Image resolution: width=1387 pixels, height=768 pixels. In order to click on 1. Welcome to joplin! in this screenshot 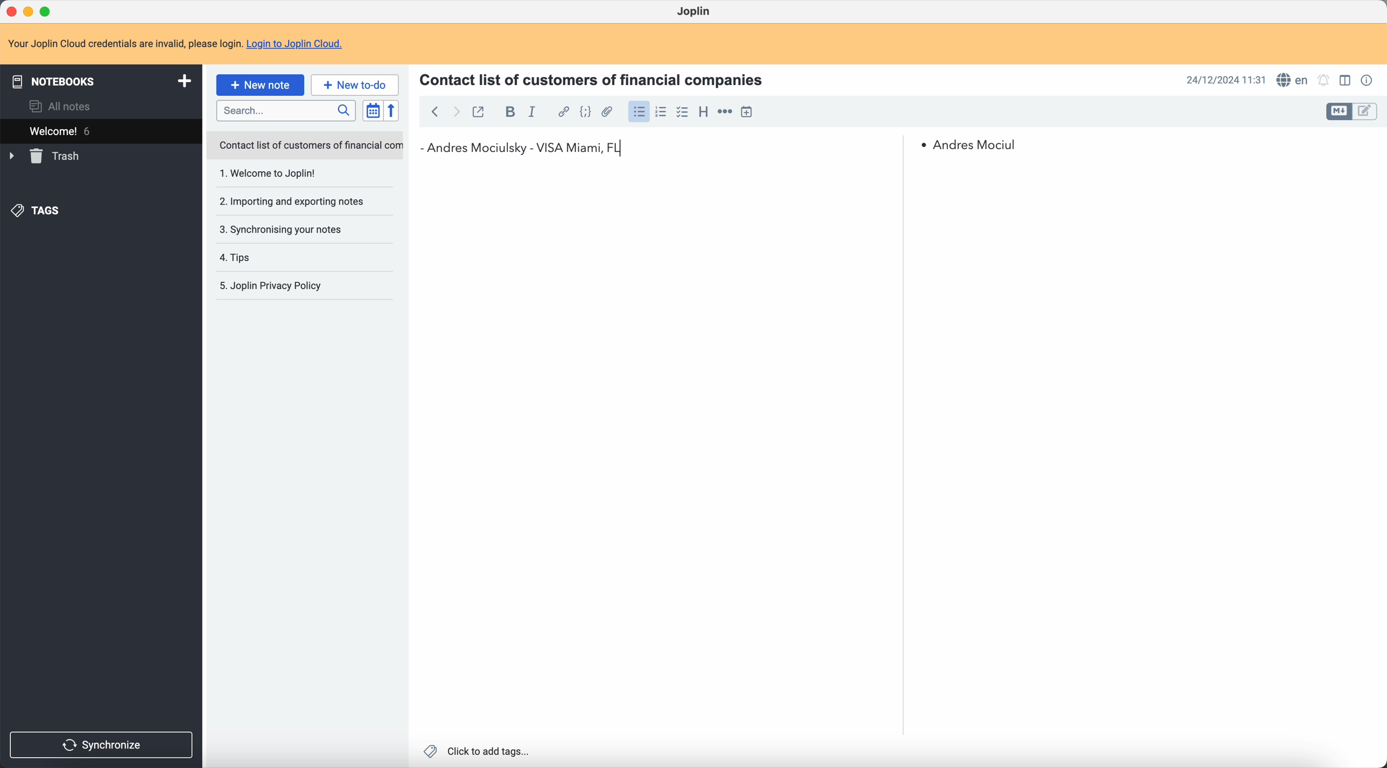, I will do `click(293, 174)`.